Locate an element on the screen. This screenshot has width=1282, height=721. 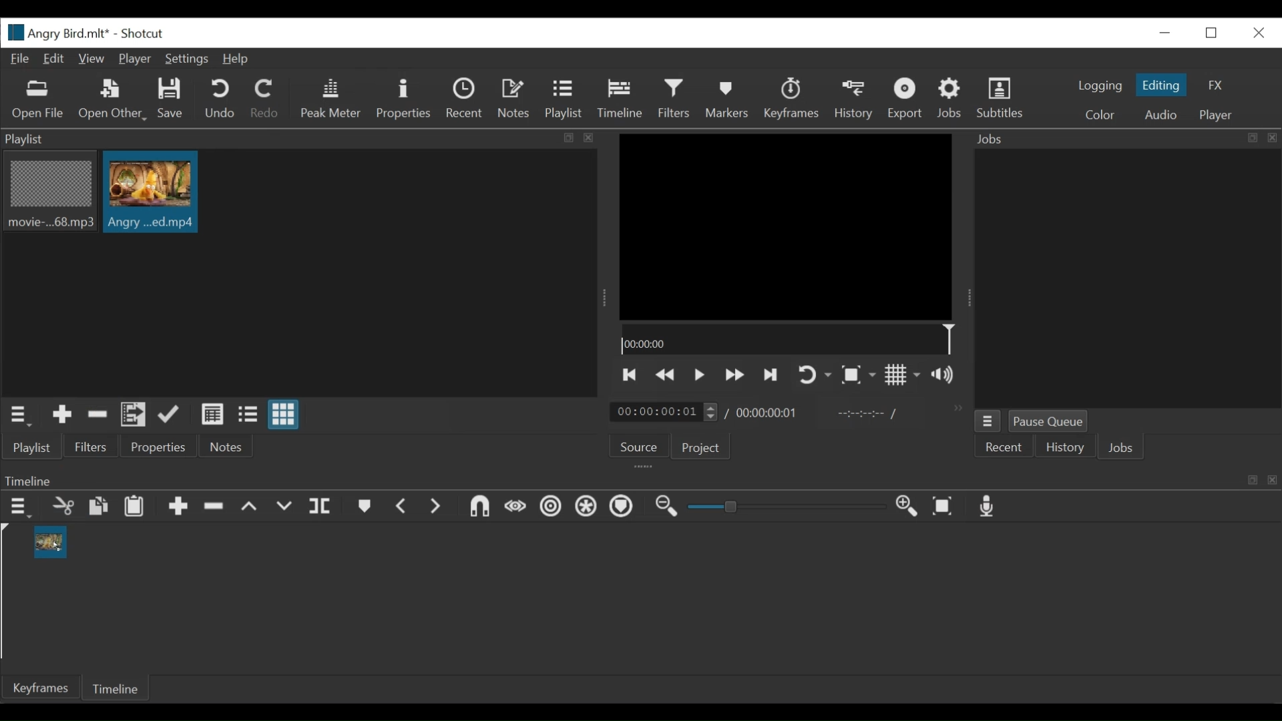
Playlist is located at coordinates (33, 448).